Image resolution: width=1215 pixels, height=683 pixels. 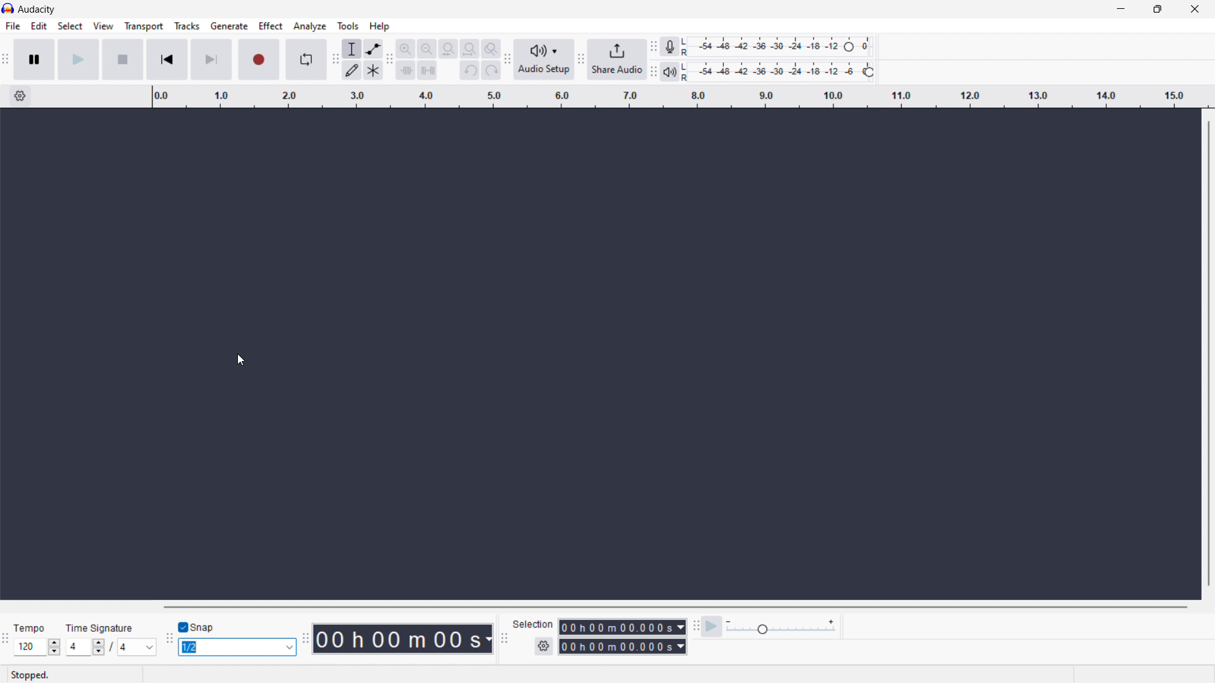 What do you see at coordinates (351, 49) in the screenshot?
I see `selection tool` at bounding box center [351, 49].